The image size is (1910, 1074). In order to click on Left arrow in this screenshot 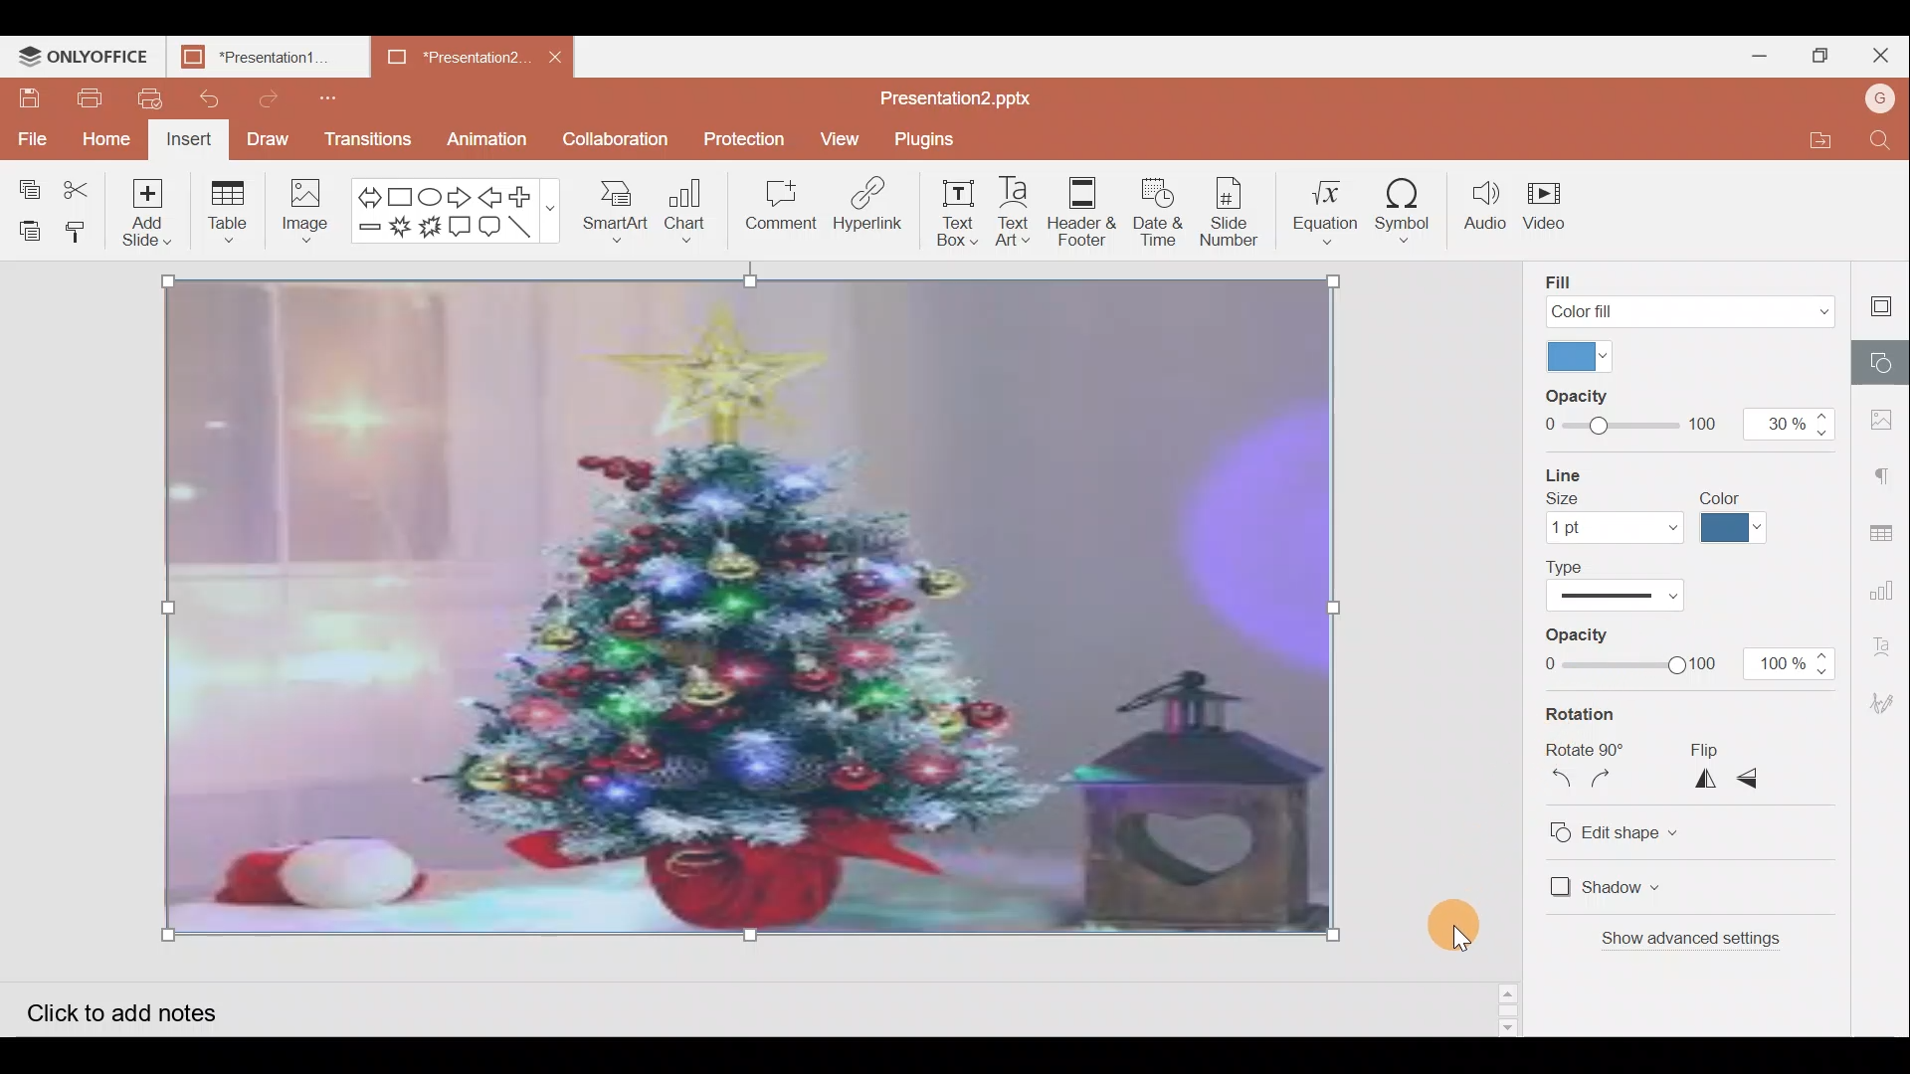, I will do `click(490, 195)`.